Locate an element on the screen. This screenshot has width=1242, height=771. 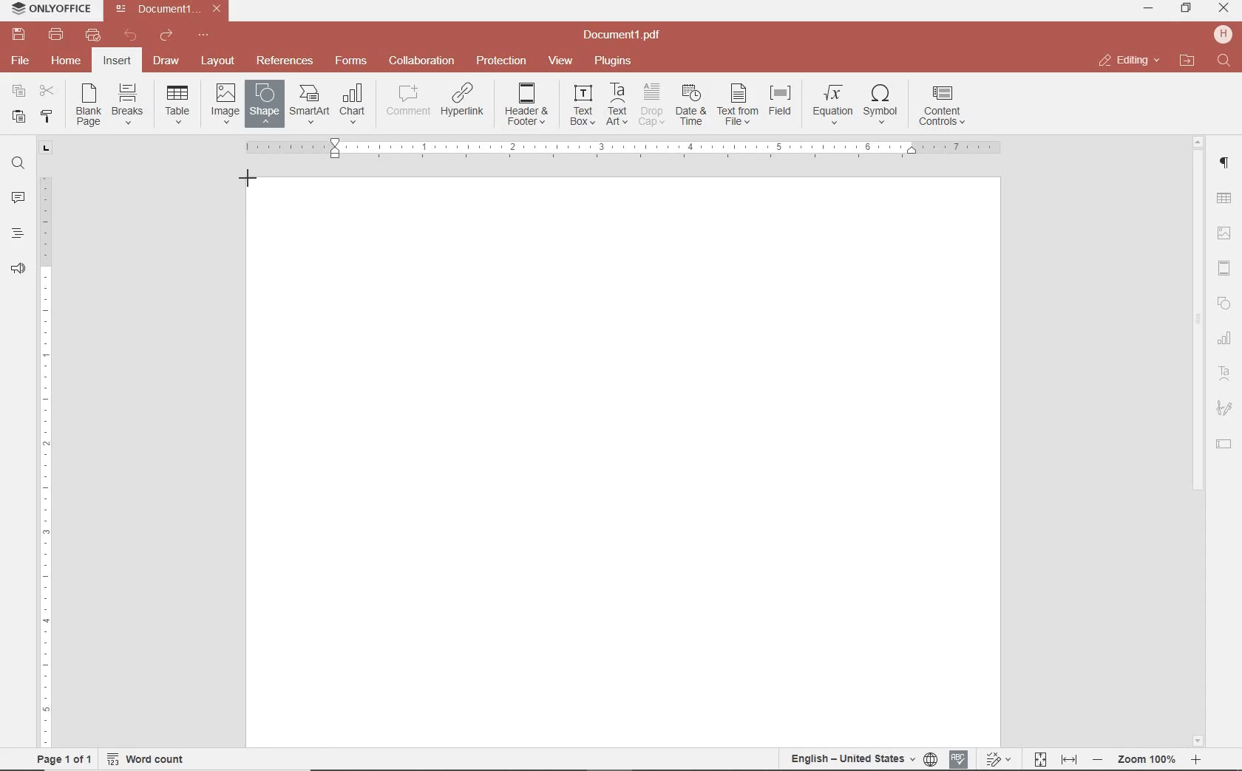
TABLE is located at coordinates (1224, 200).